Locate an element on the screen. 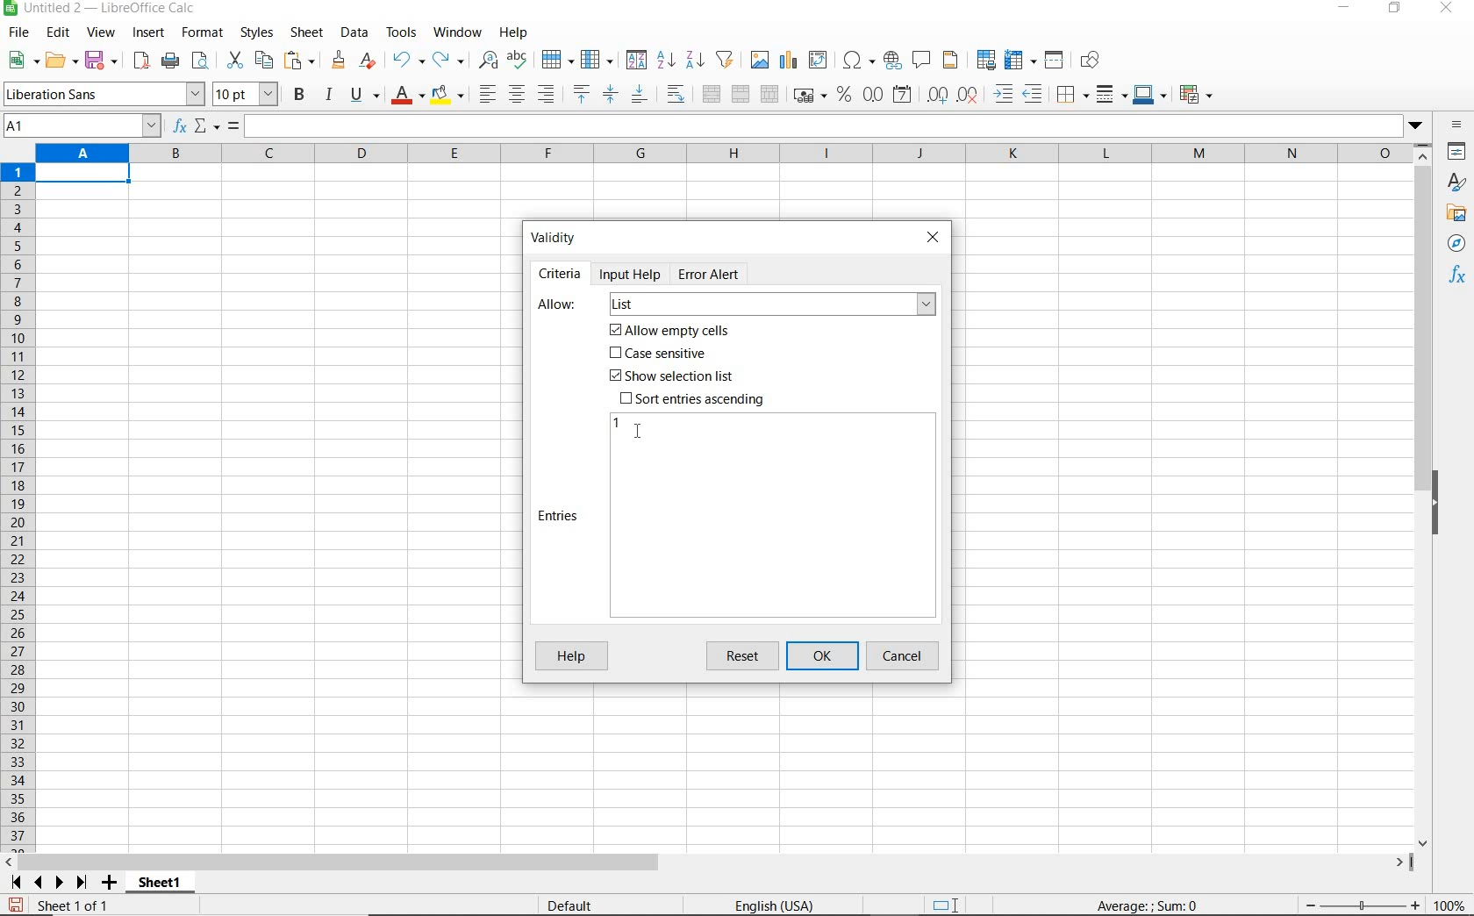 Image resolution: width=1474 pixels, height=916 pixels. format as currency is located at coordinates (809, 93).